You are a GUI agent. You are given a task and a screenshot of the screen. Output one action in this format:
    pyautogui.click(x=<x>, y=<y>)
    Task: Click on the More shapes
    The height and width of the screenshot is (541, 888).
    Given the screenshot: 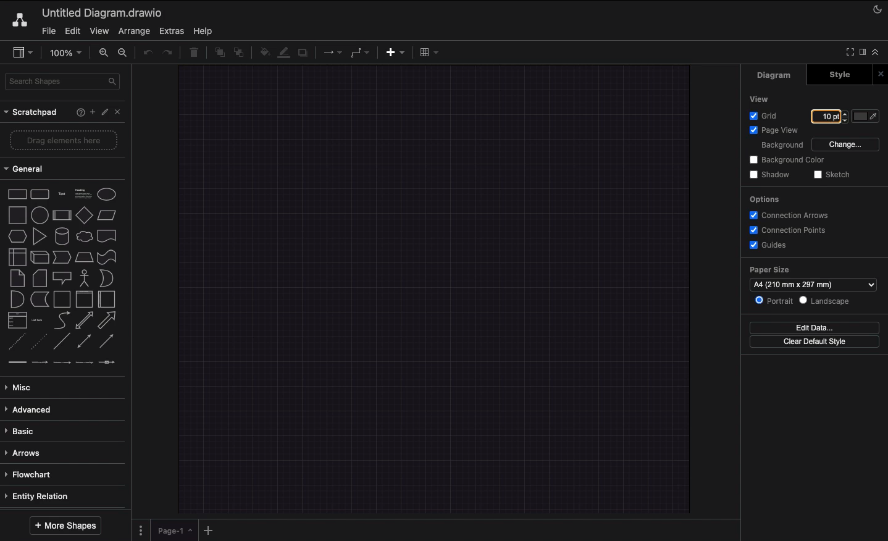 What is the action you would take?
    pyautogui.click(x=65, y=526)
    